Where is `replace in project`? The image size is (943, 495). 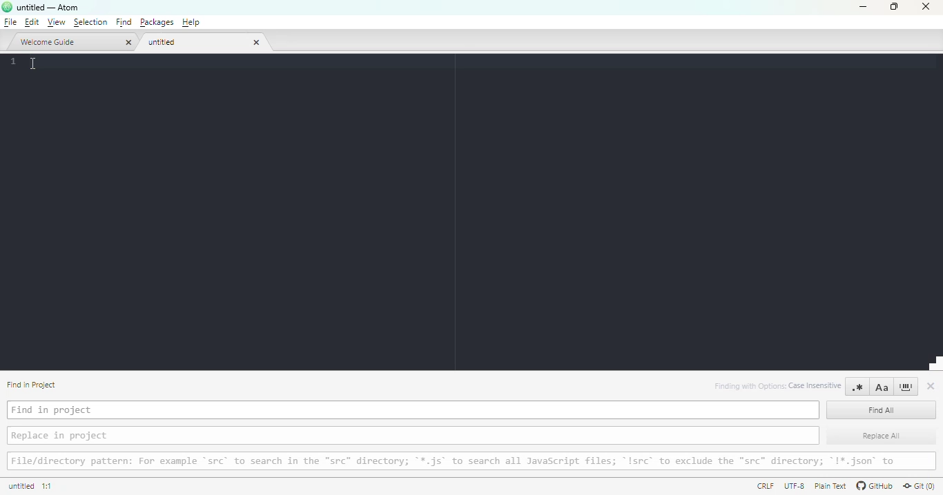 replace in project is located at coordinates (414, 435).